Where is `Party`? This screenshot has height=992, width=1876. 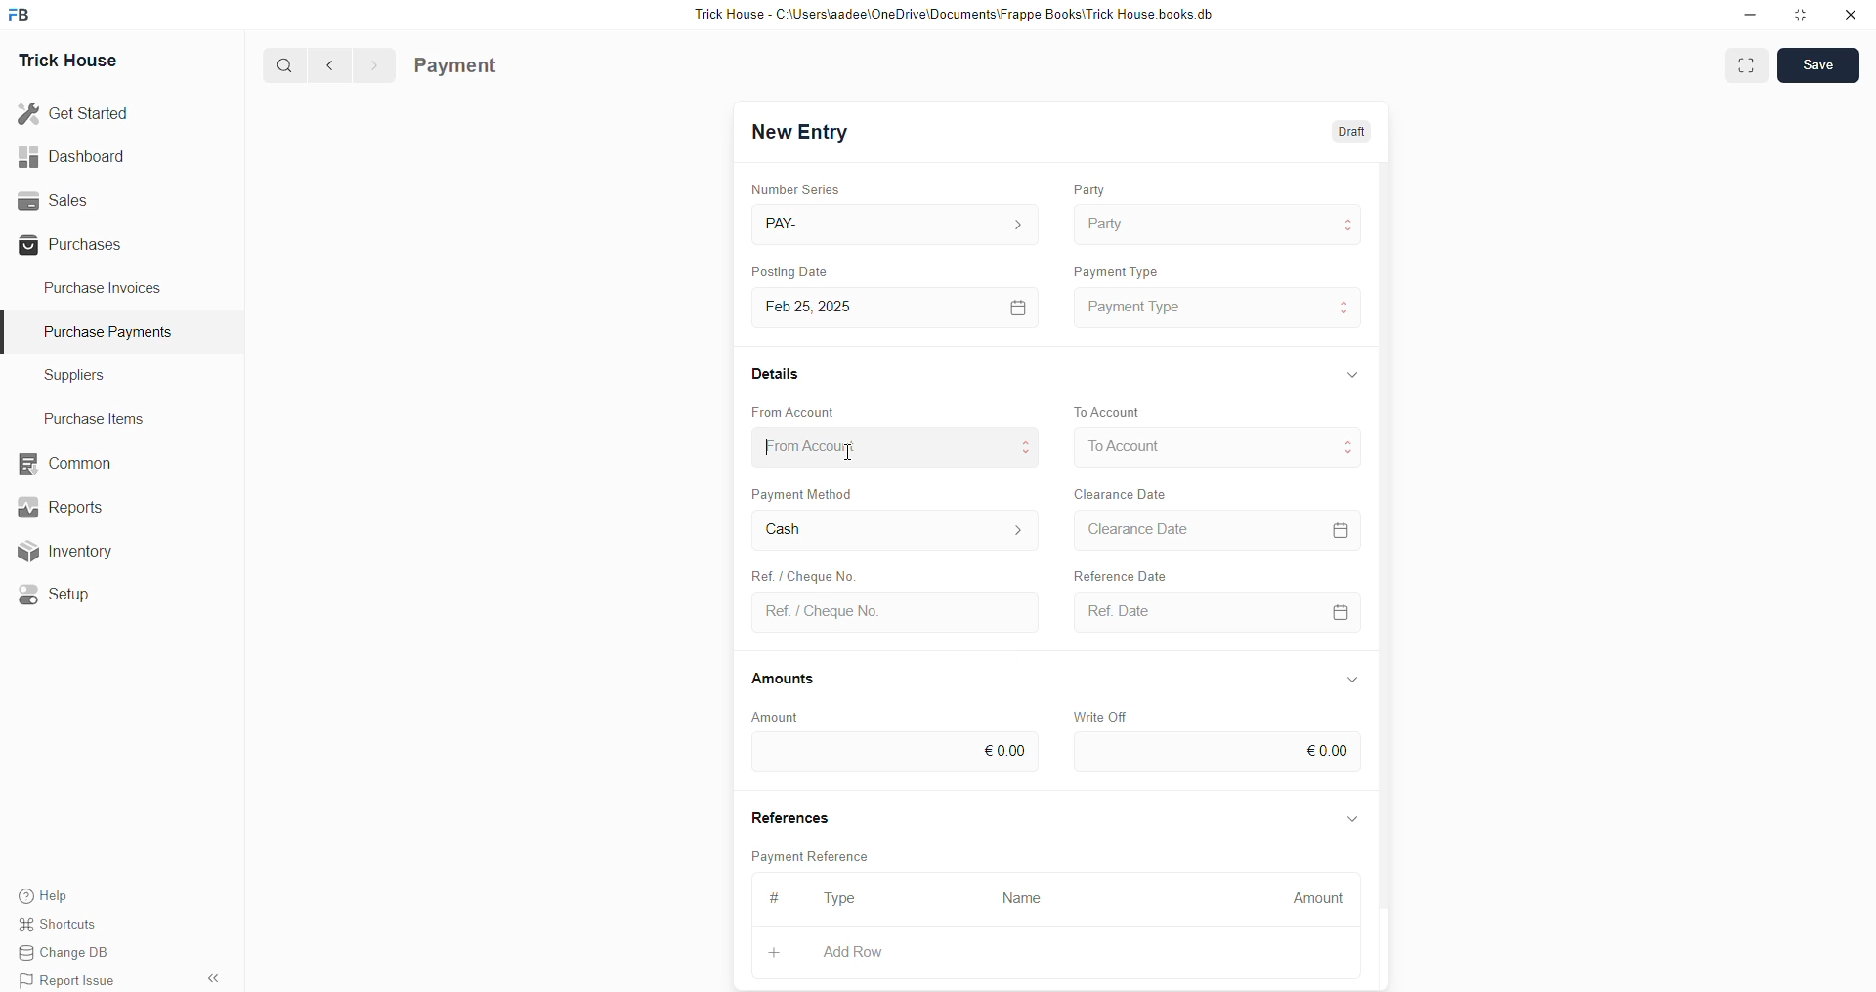 Party is located at coordinates (1107, 222).